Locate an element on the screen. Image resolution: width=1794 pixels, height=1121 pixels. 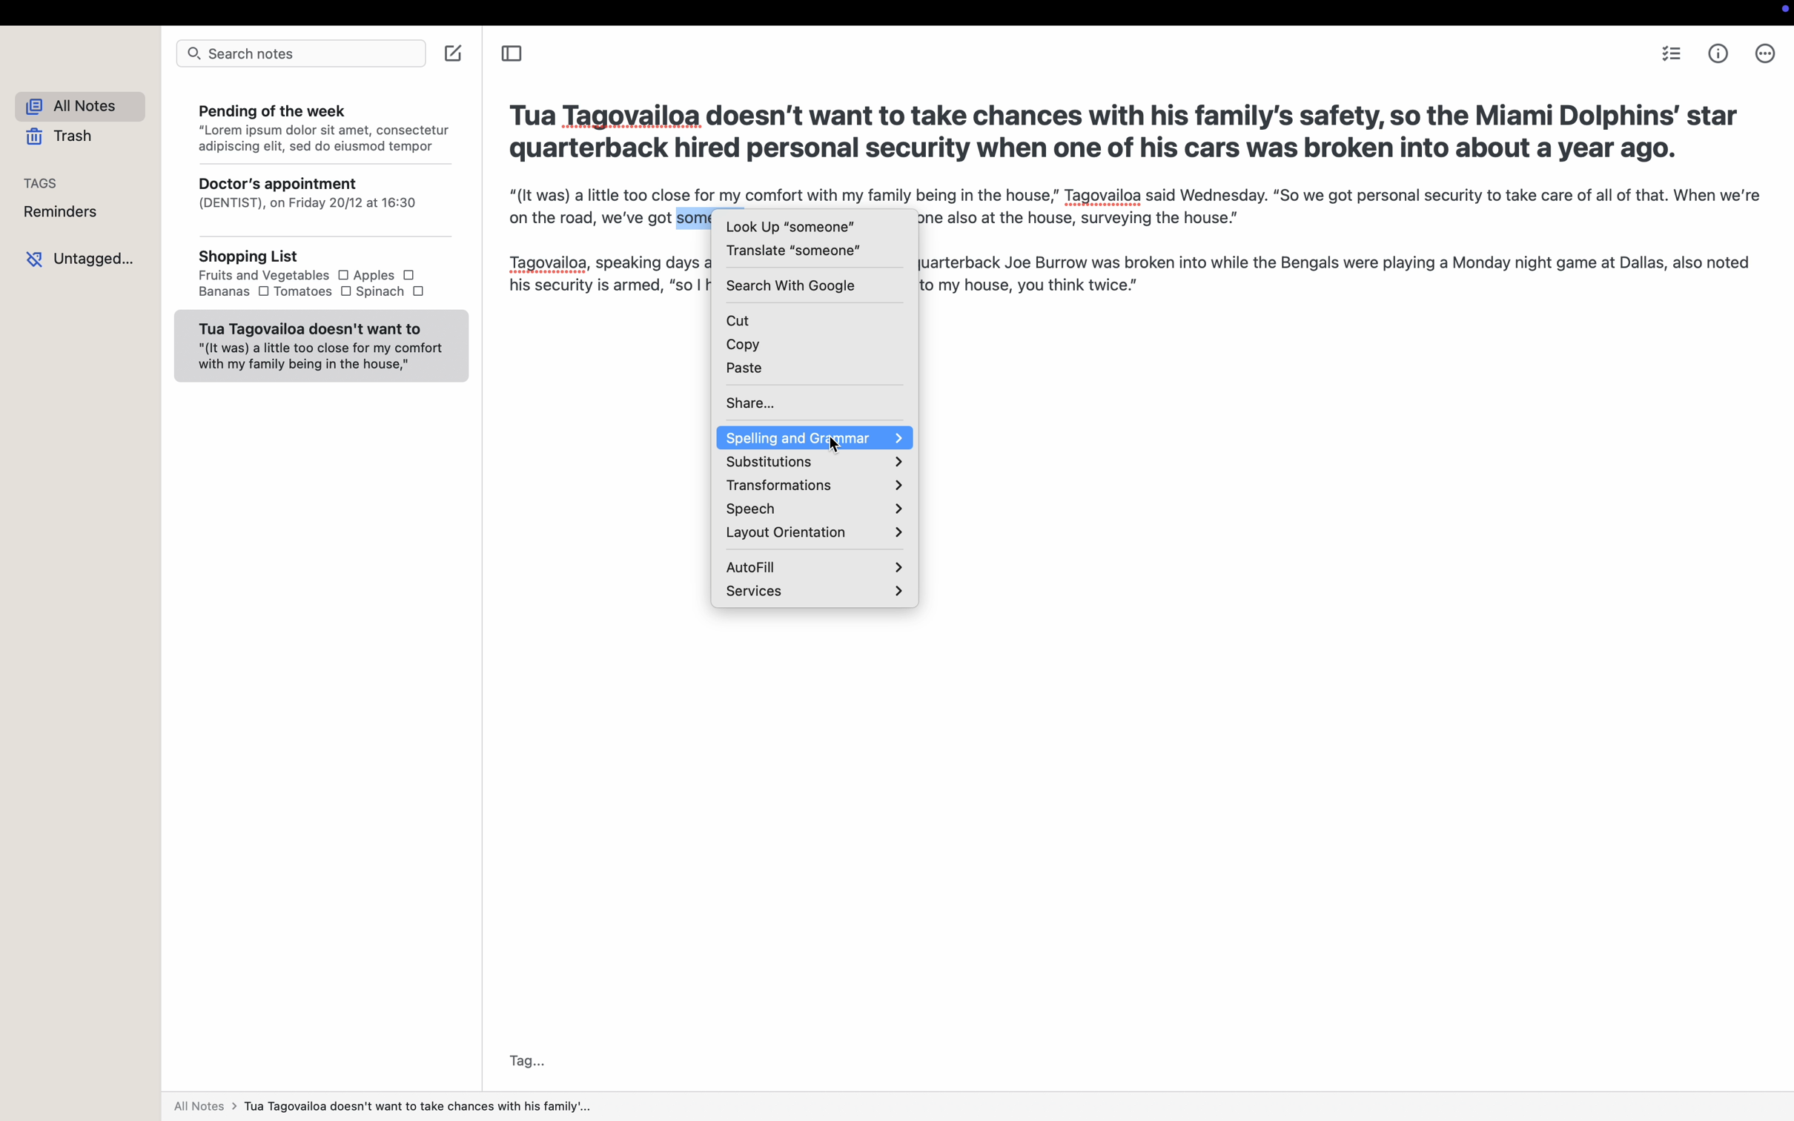
check list is located at coordinates (1670, 53).